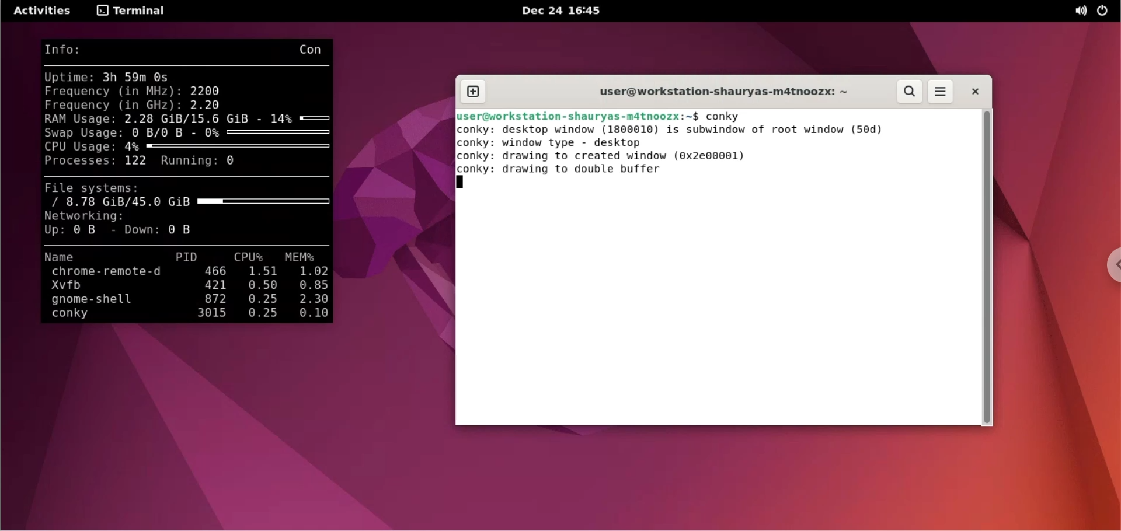  I want to click on mem%, so click(302, 257).